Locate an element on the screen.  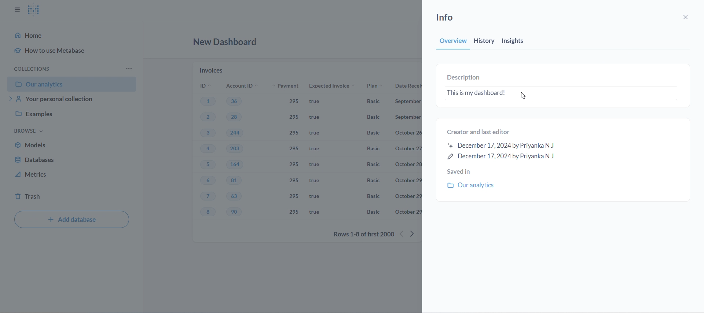
September is located at coordinates (408, 102).